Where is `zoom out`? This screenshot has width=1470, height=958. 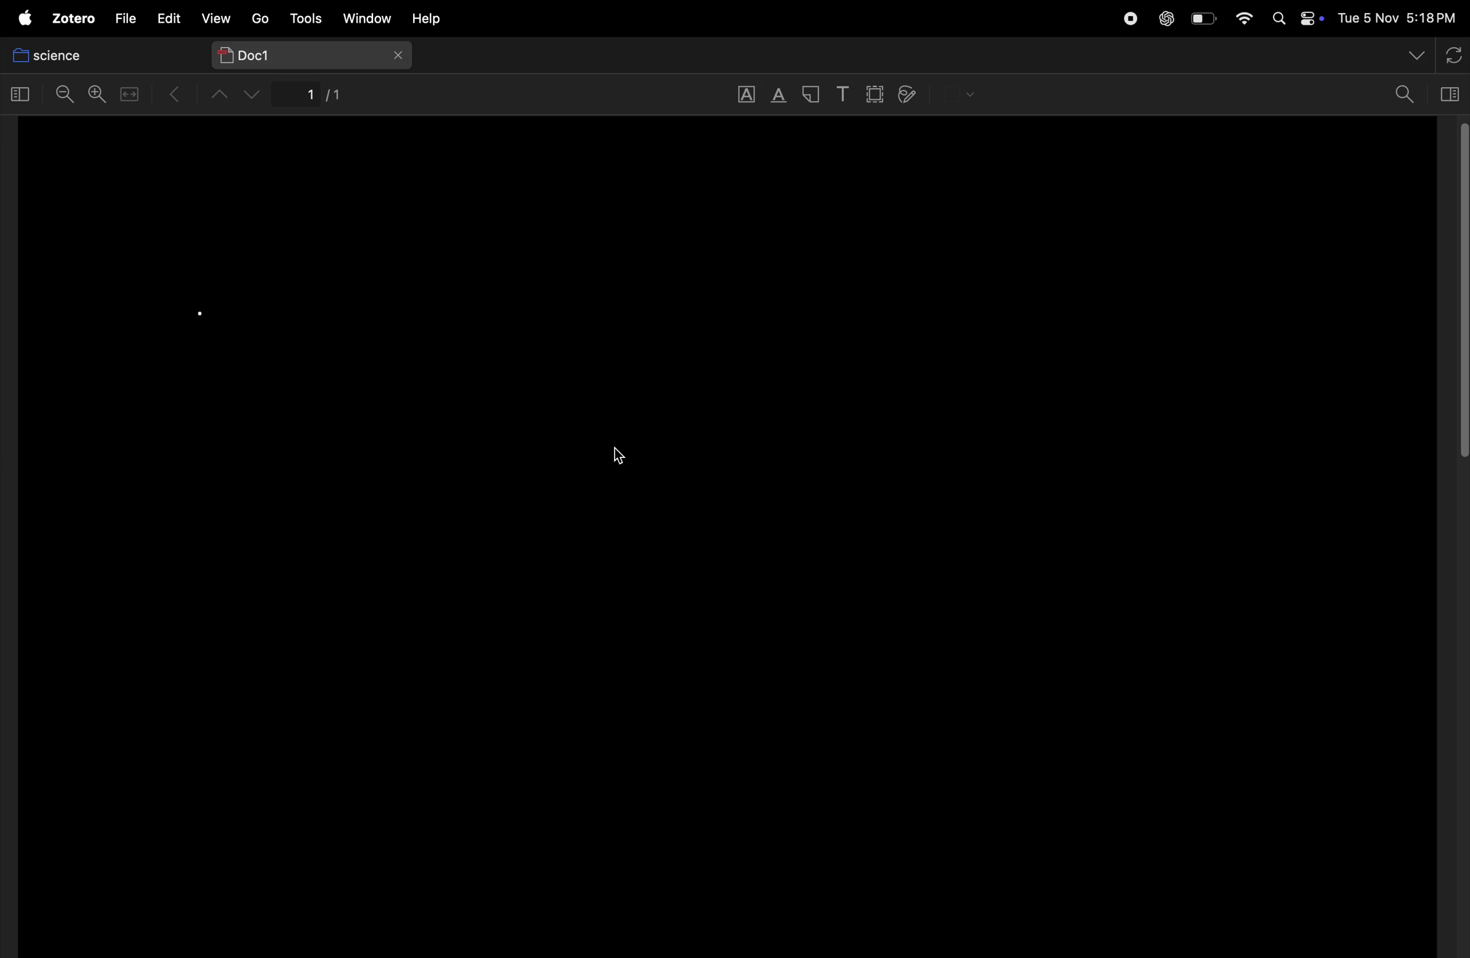
zoom out is located at coordinates (65, 94).